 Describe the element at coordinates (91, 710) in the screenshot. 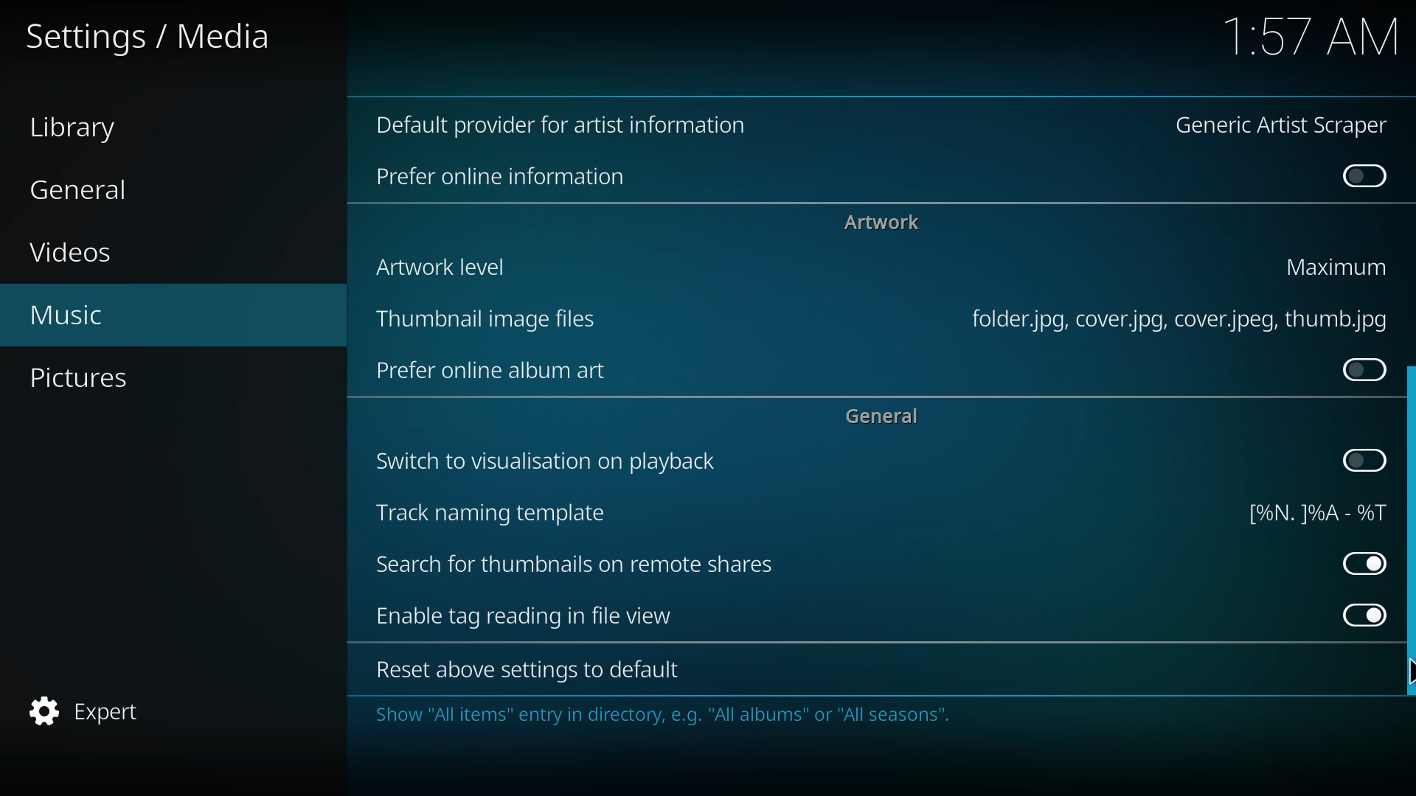

I see `expert` at that location.